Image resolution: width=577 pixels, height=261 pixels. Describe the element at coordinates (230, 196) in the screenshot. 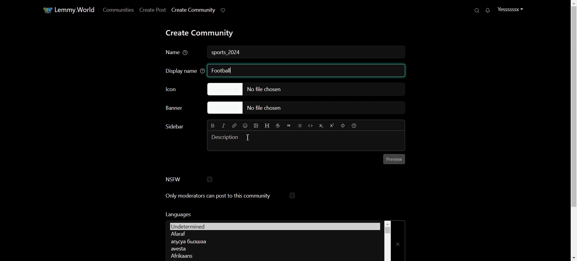

I see `Only moderators can post to this community` at that location.